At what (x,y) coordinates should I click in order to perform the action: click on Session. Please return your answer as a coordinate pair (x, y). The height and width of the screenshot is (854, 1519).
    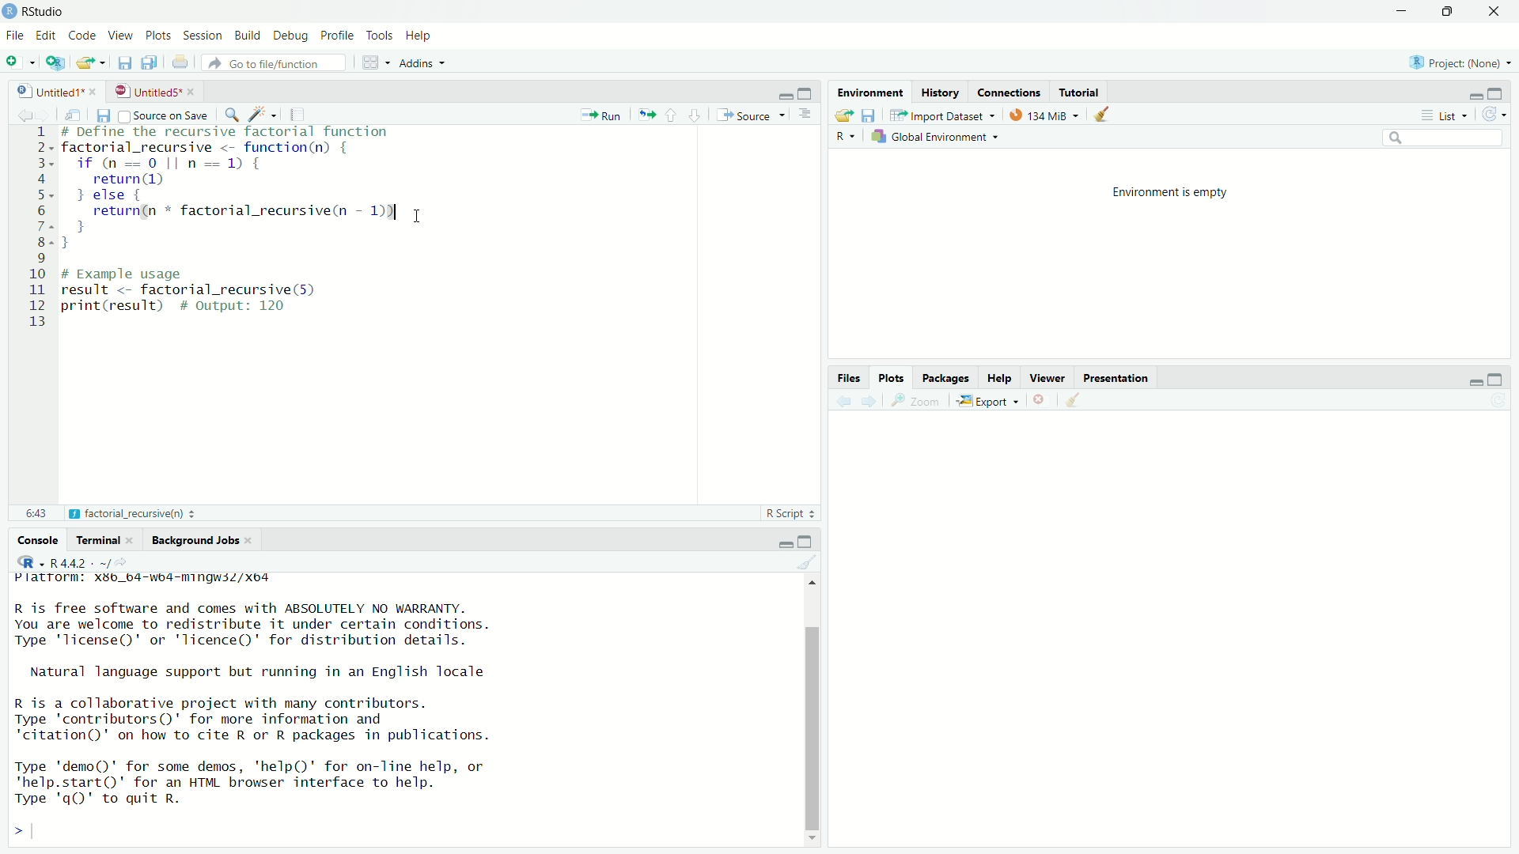
    Looking at the image, I should click on (201, 36).